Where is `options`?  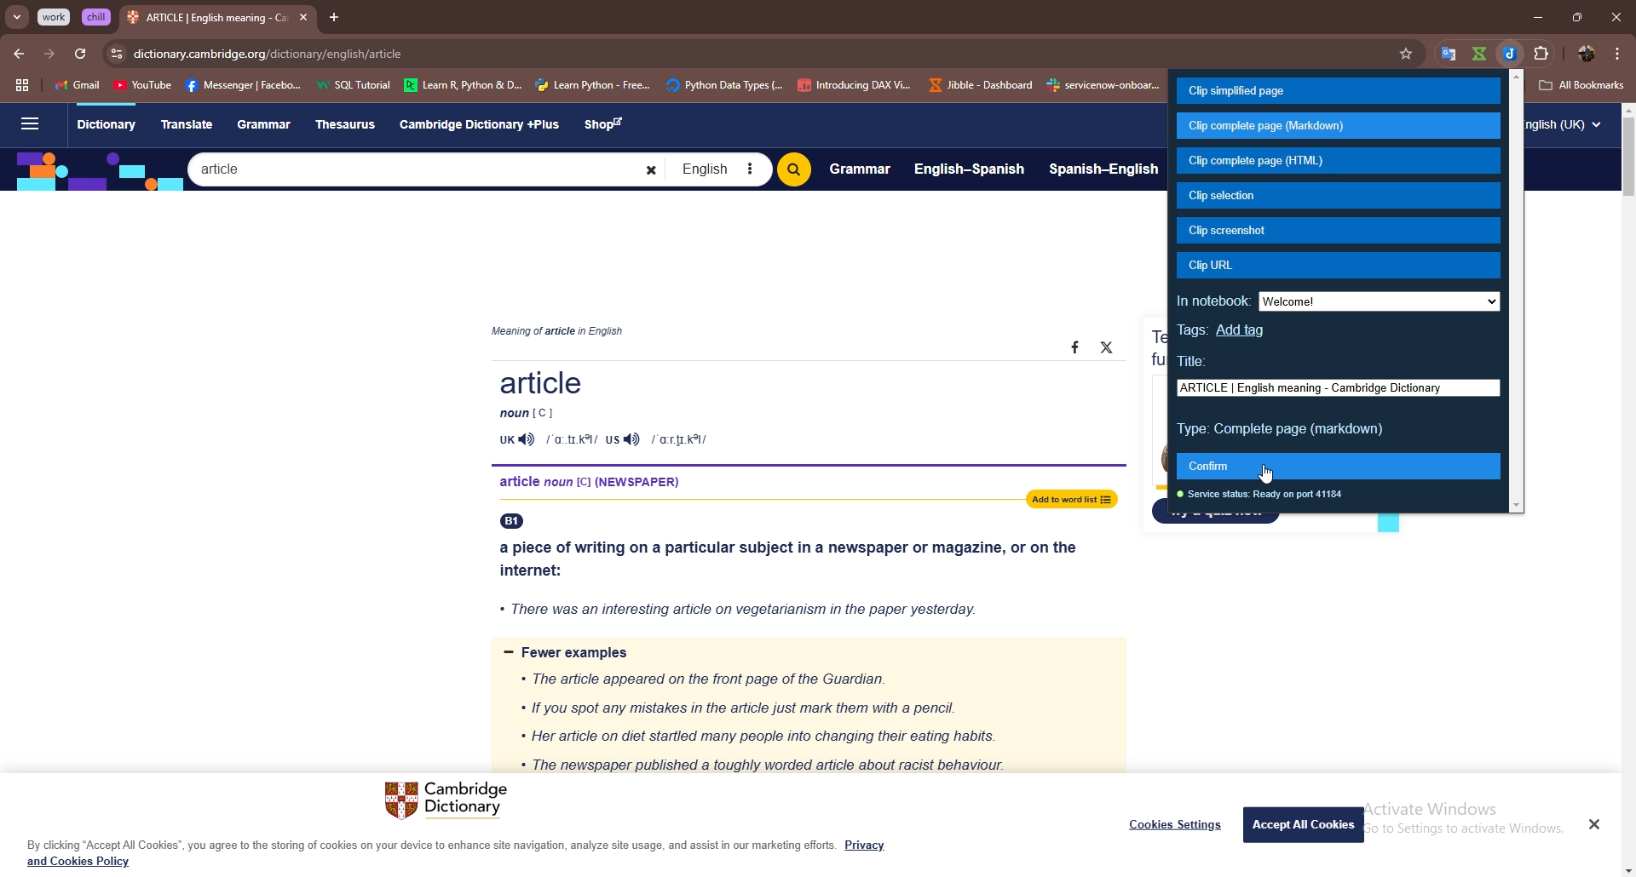 options is located at coordinates (1618, 53).